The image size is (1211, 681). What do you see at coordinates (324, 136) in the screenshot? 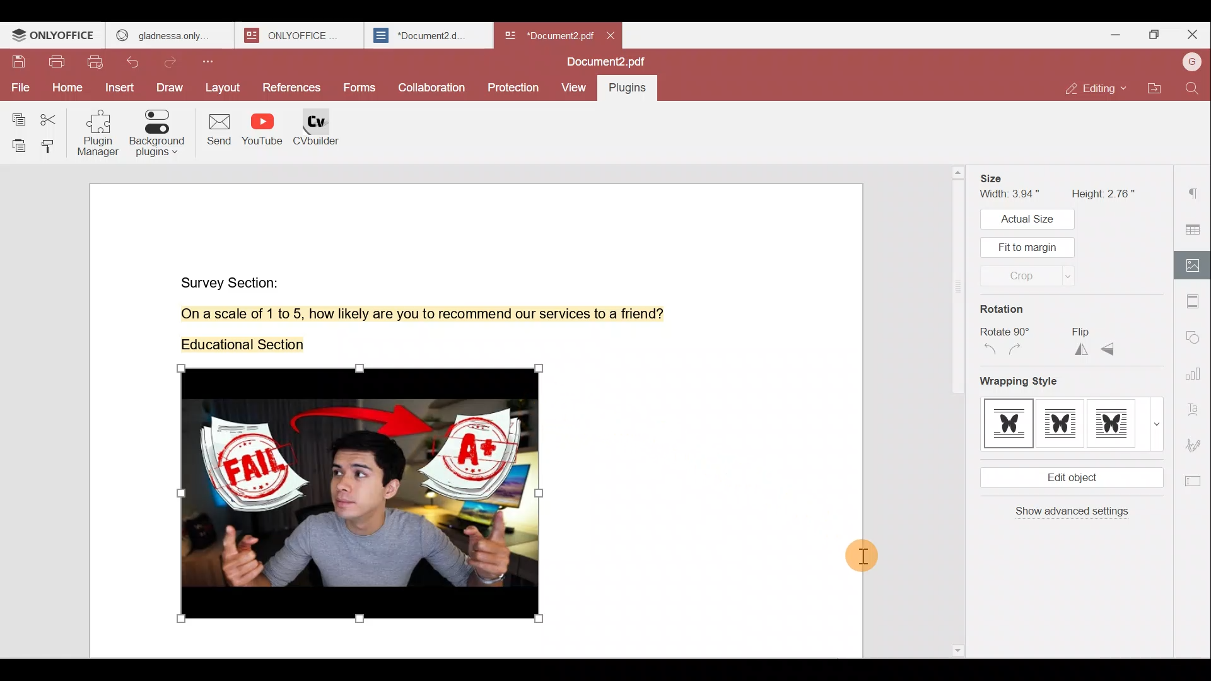
I see `CV builder` at bounding box center [324, 136].